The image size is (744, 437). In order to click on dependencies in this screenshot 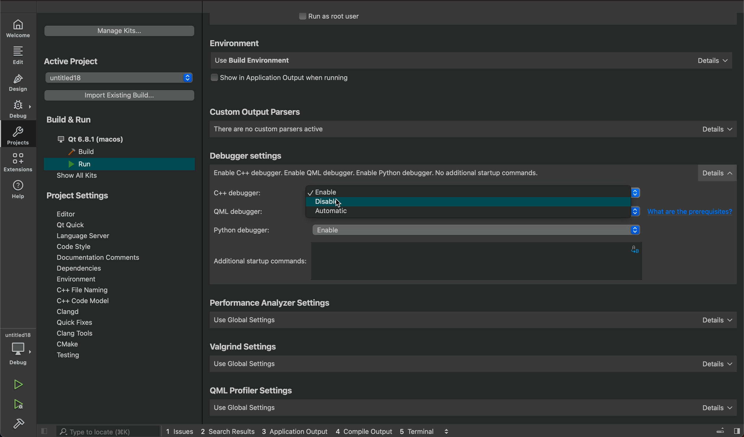, I will do `click(78, 268)`.